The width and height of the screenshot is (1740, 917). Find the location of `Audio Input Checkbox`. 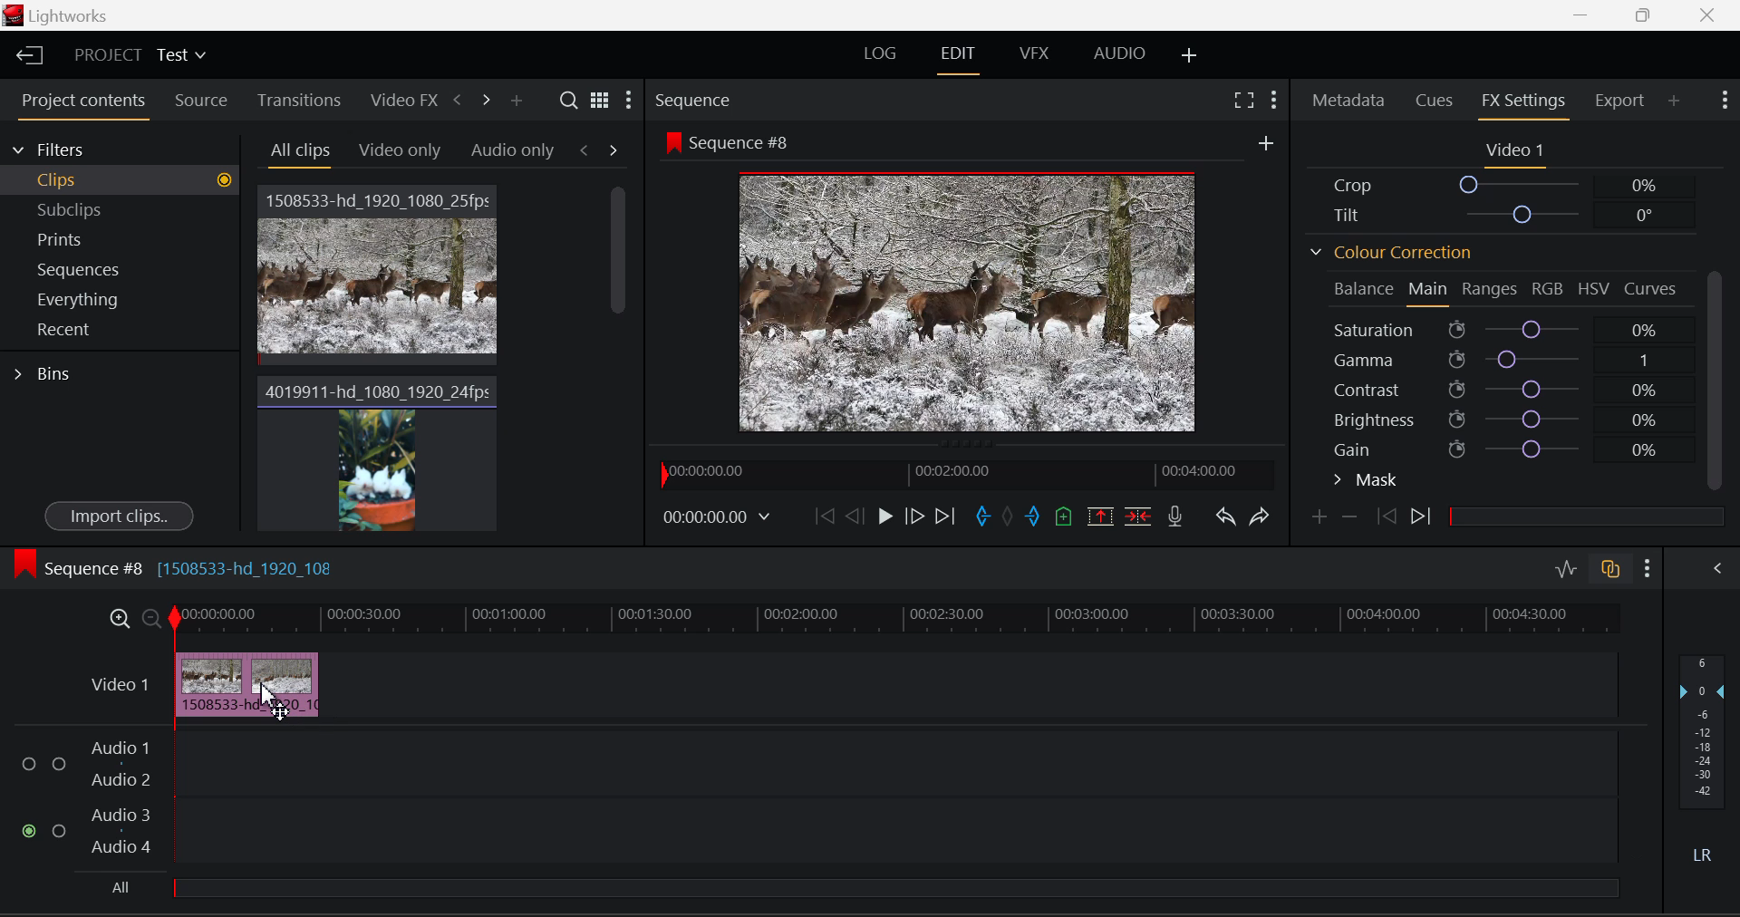

Audio Input Checkbox is located at coordinates (58, 764).